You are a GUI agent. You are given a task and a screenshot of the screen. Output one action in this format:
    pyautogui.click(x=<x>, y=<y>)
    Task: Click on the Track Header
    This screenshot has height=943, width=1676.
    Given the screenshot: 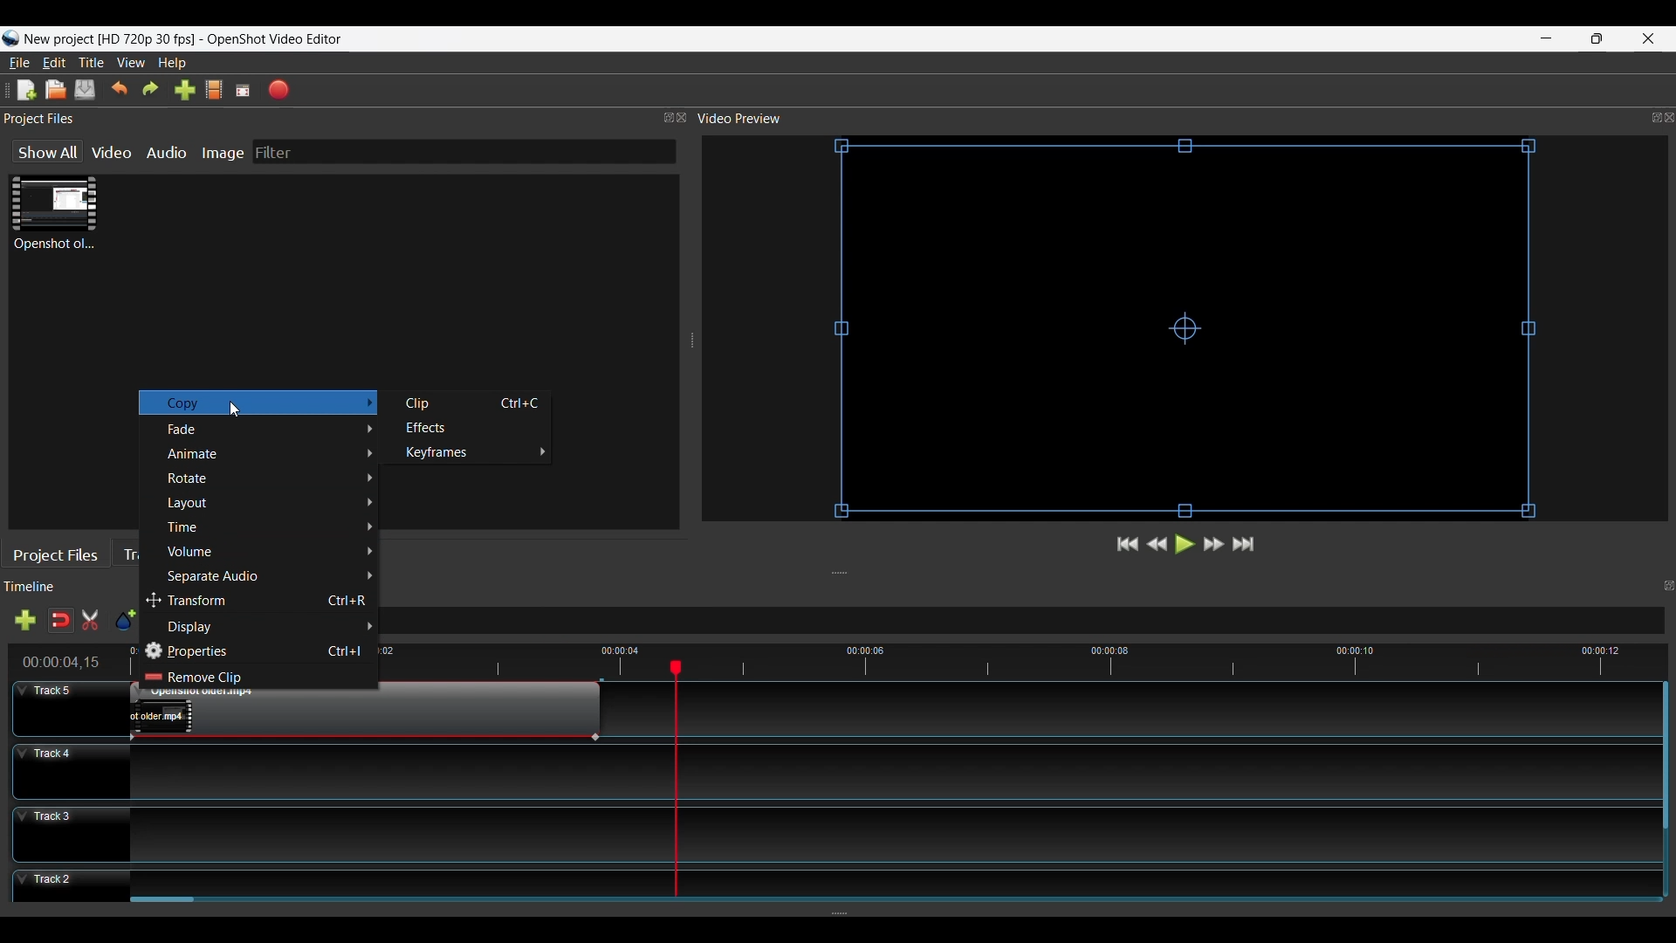 What is the action you would take?
    pyautogui.click(x=69, y=769)
    